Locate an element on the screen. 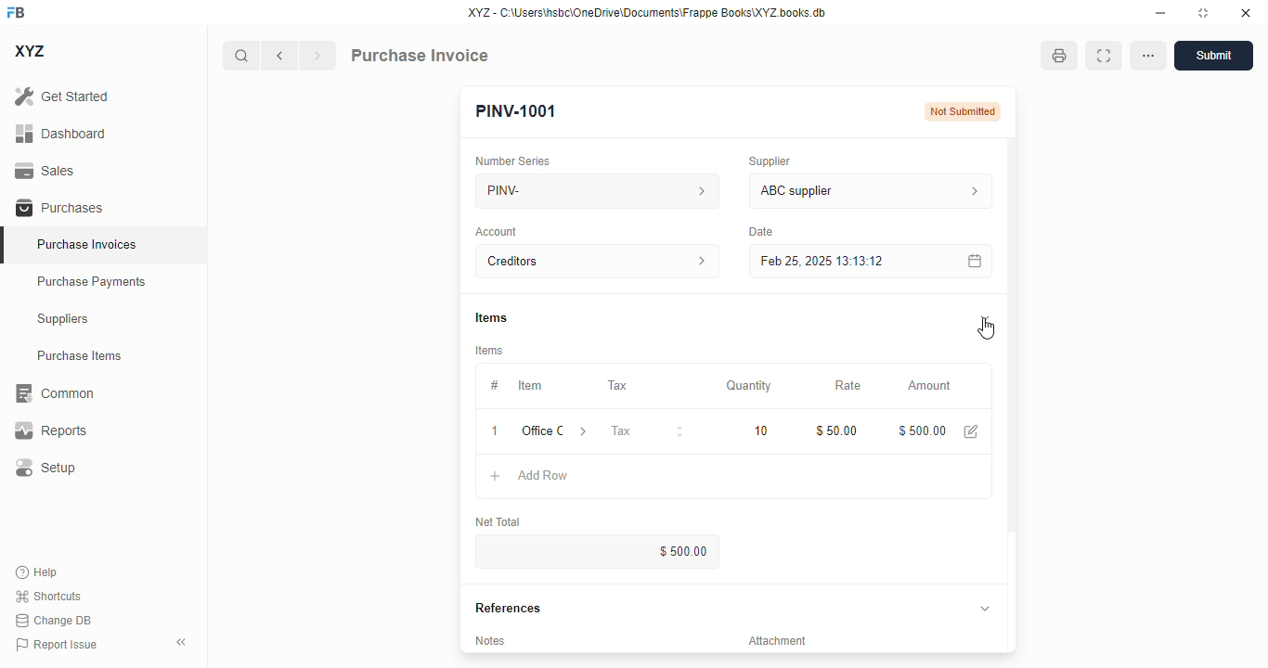 Image resolution: width=1268 pixels, height=668 pixels. next is located at coordinates (317, 56).